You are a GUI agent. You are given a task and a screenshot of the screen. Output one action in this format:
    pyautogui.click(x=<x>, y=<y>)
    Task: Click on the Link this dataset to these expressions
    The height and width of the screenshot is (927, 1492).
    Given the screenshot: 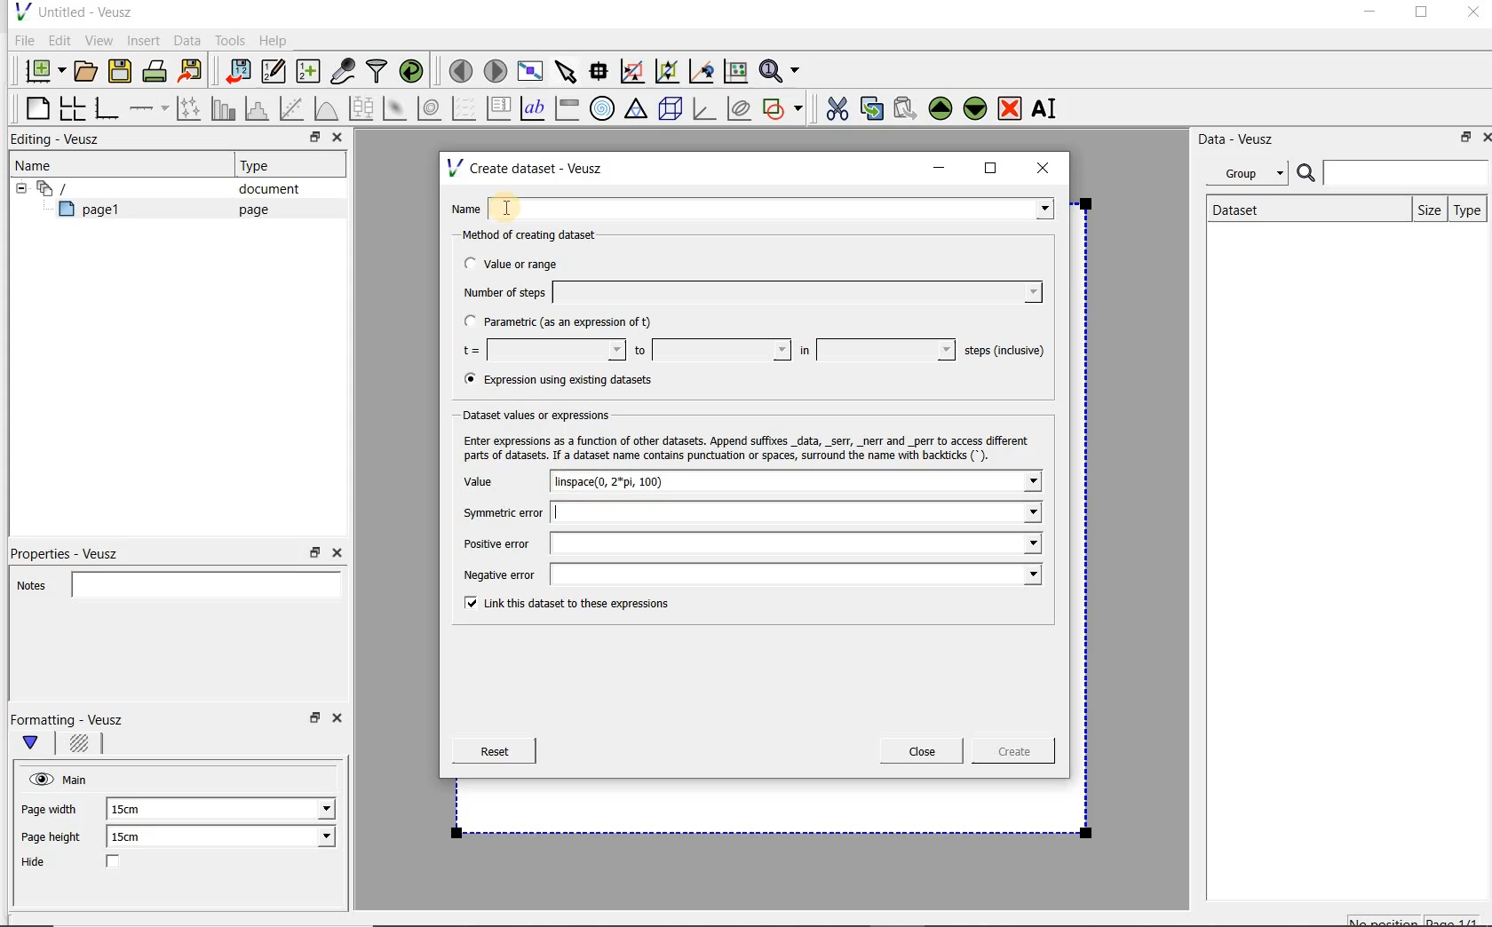 What is the action you would take?
    pyautogui.click(x=561, y=605)
    